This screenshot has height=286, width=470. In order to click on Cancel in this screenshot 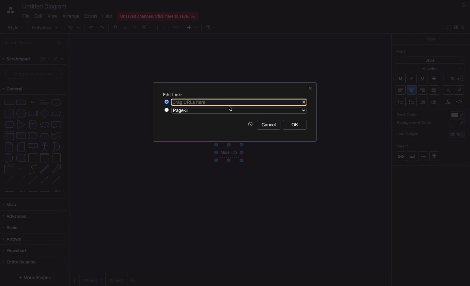, I will do `click(269, 125)`.